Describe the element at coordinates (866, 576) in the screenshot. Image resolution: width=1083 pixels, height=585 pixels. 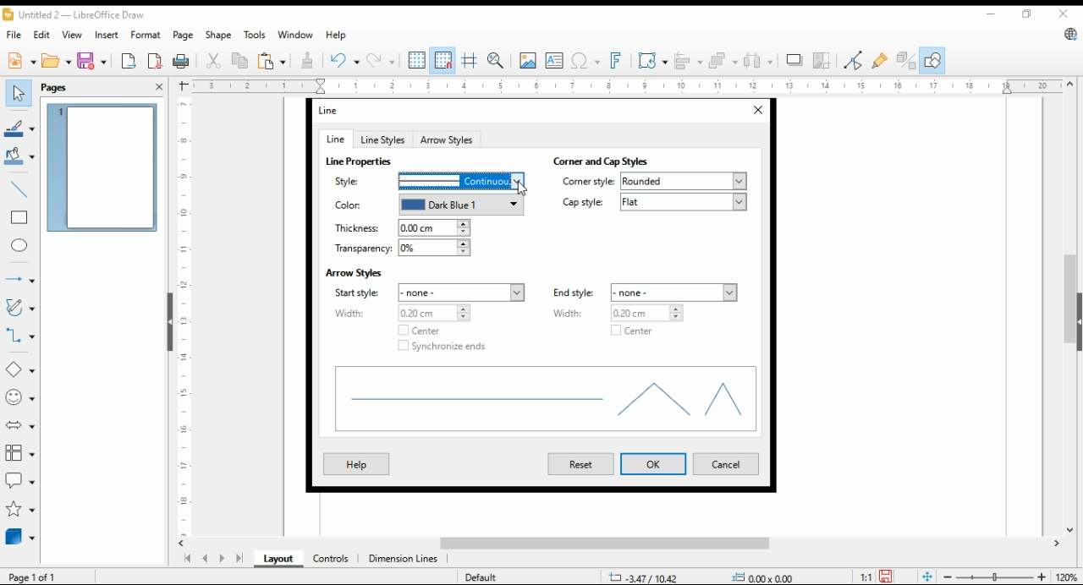
I see `1:1` at that location.